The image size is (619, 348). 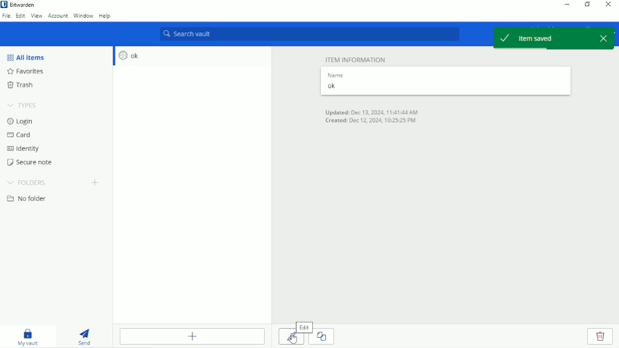 I want to click on ok, so click(x=443, y=86).